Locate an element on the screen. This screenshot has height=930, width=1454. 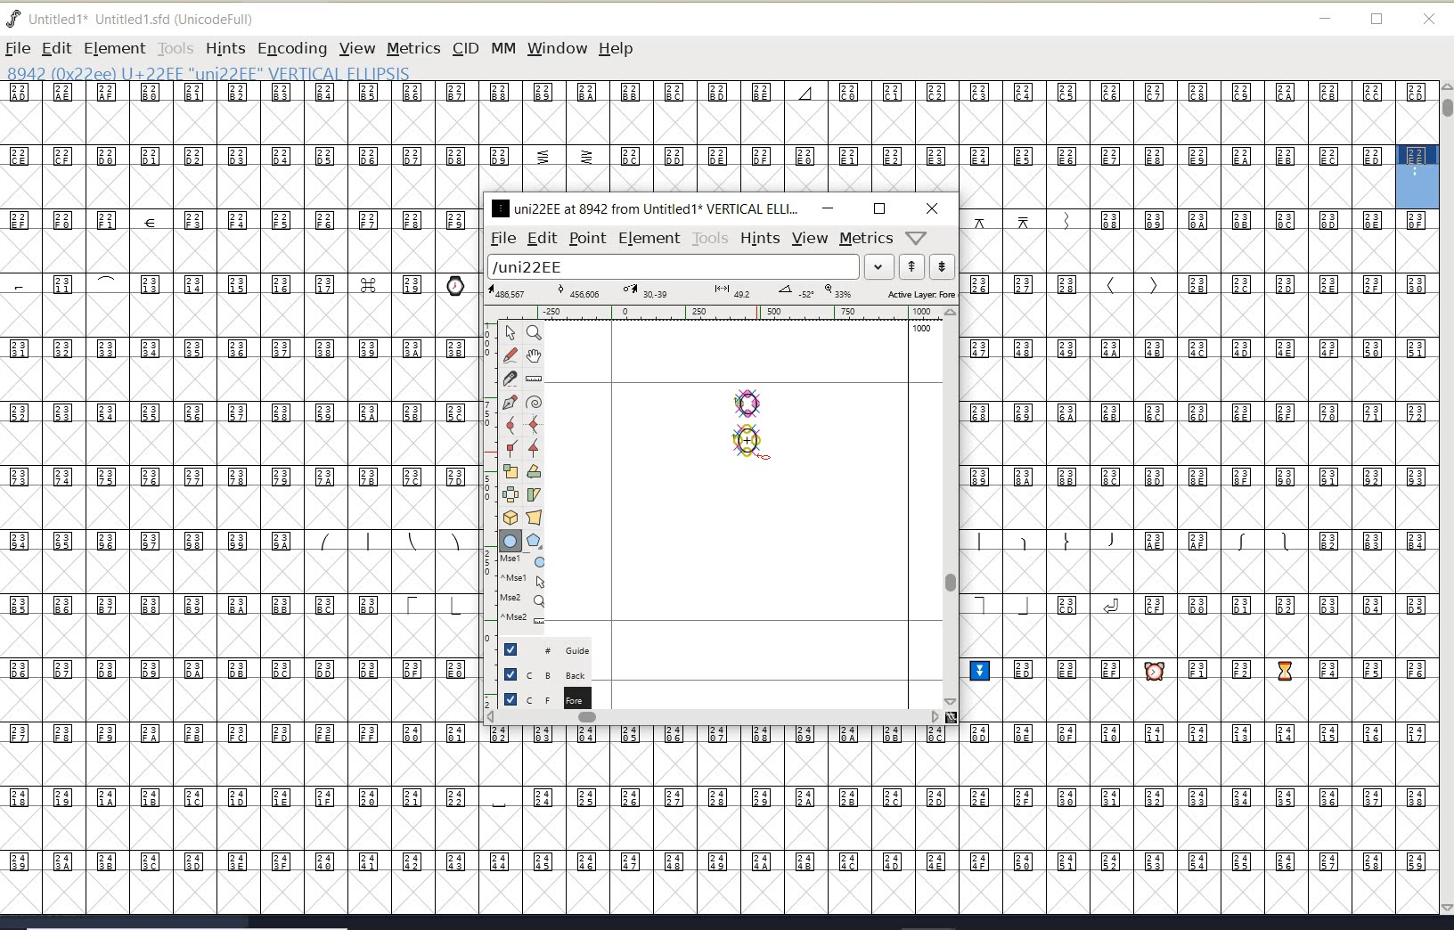
SCROLLBAR is located at coordinates (1445, 500).